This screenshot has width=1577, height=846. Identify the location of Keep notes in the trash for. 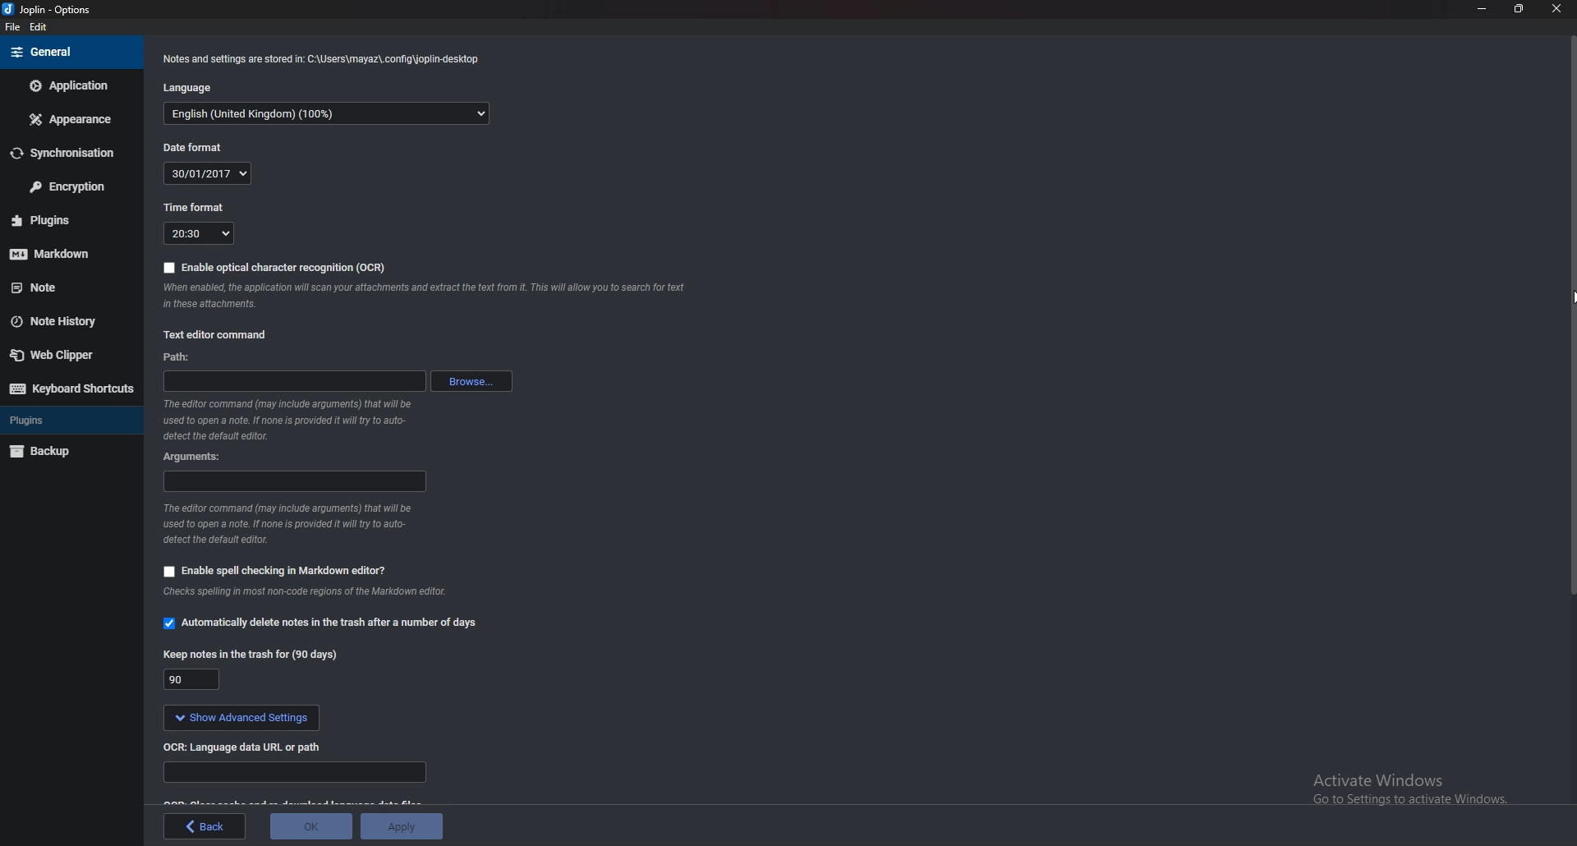
(251, 655).